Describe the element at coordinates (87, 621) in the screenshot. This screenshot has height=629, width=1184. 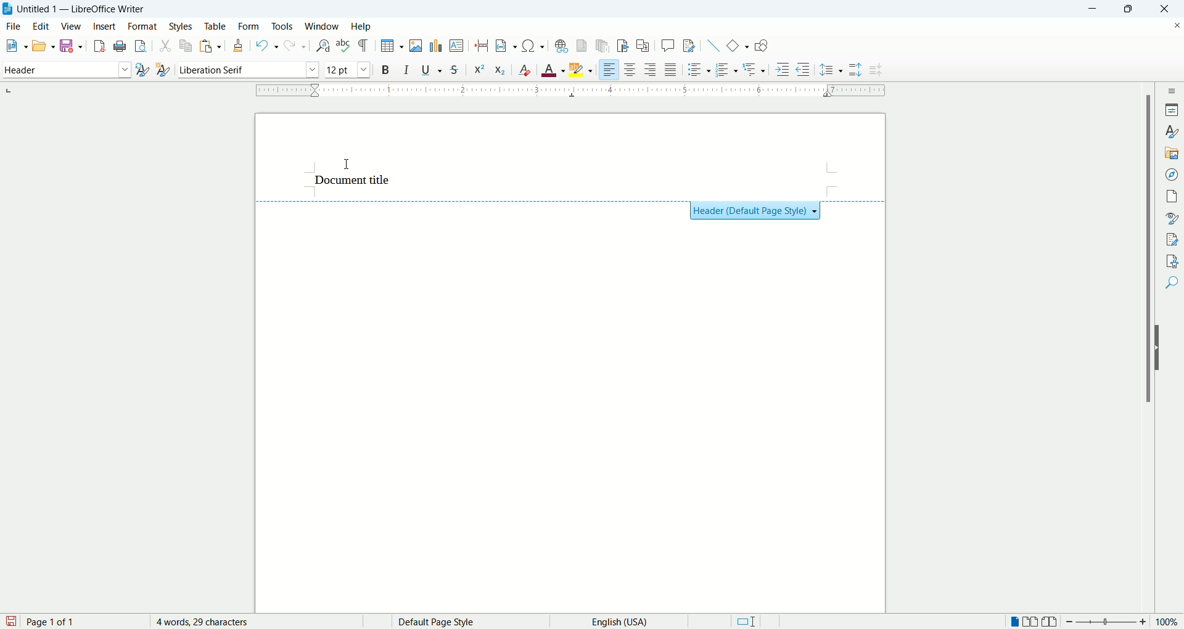
I see `page count` at that location.